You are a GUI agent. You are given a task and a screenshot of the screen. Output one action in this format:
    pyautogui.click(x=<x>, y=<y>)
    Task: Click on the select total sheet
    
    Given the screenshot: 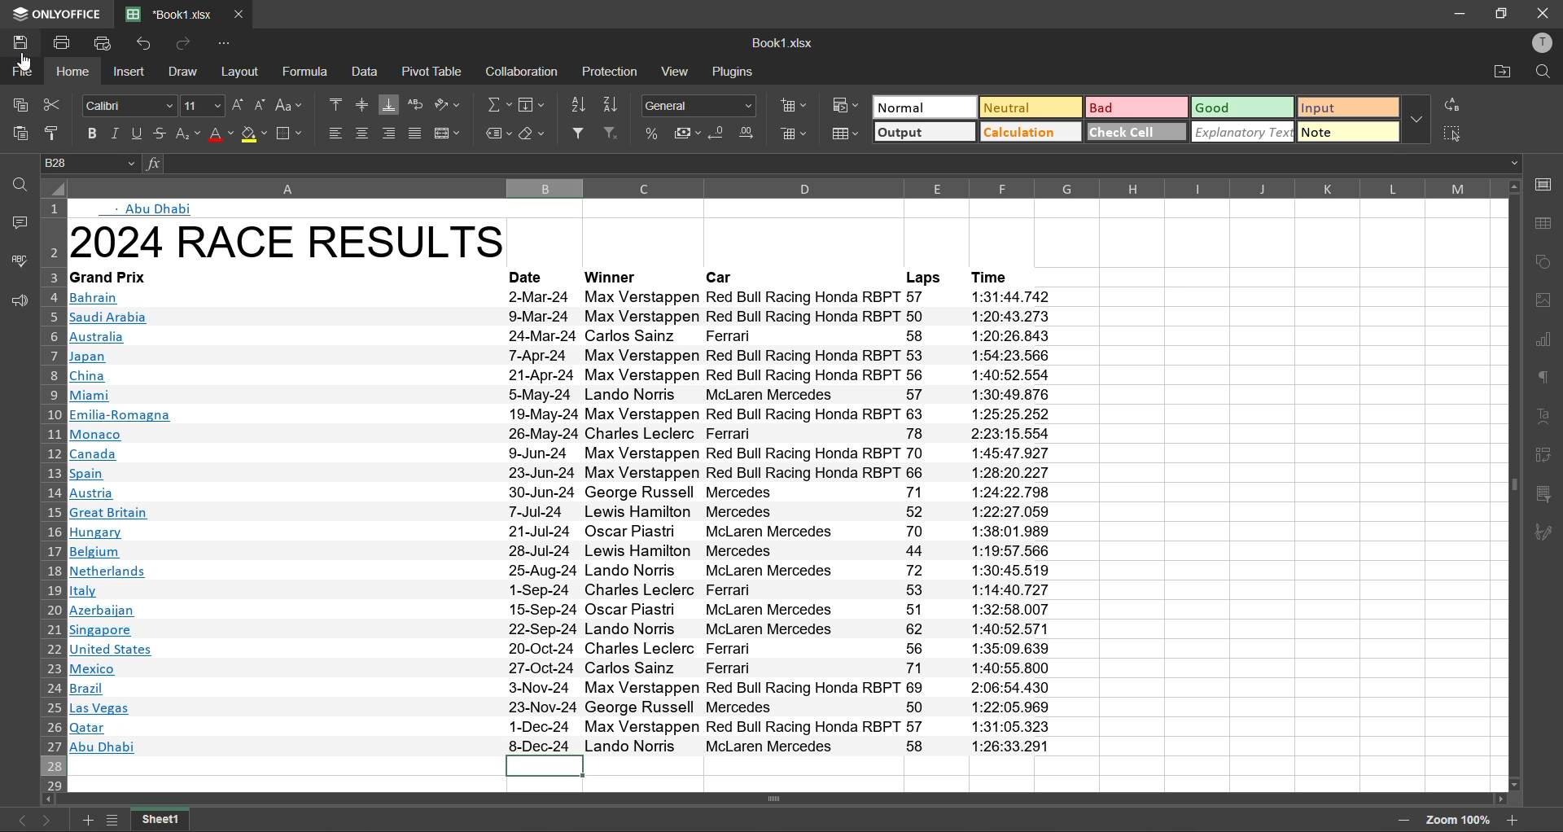 What is the action you would take?
    pyautogui.click(x=55, y=186)
    